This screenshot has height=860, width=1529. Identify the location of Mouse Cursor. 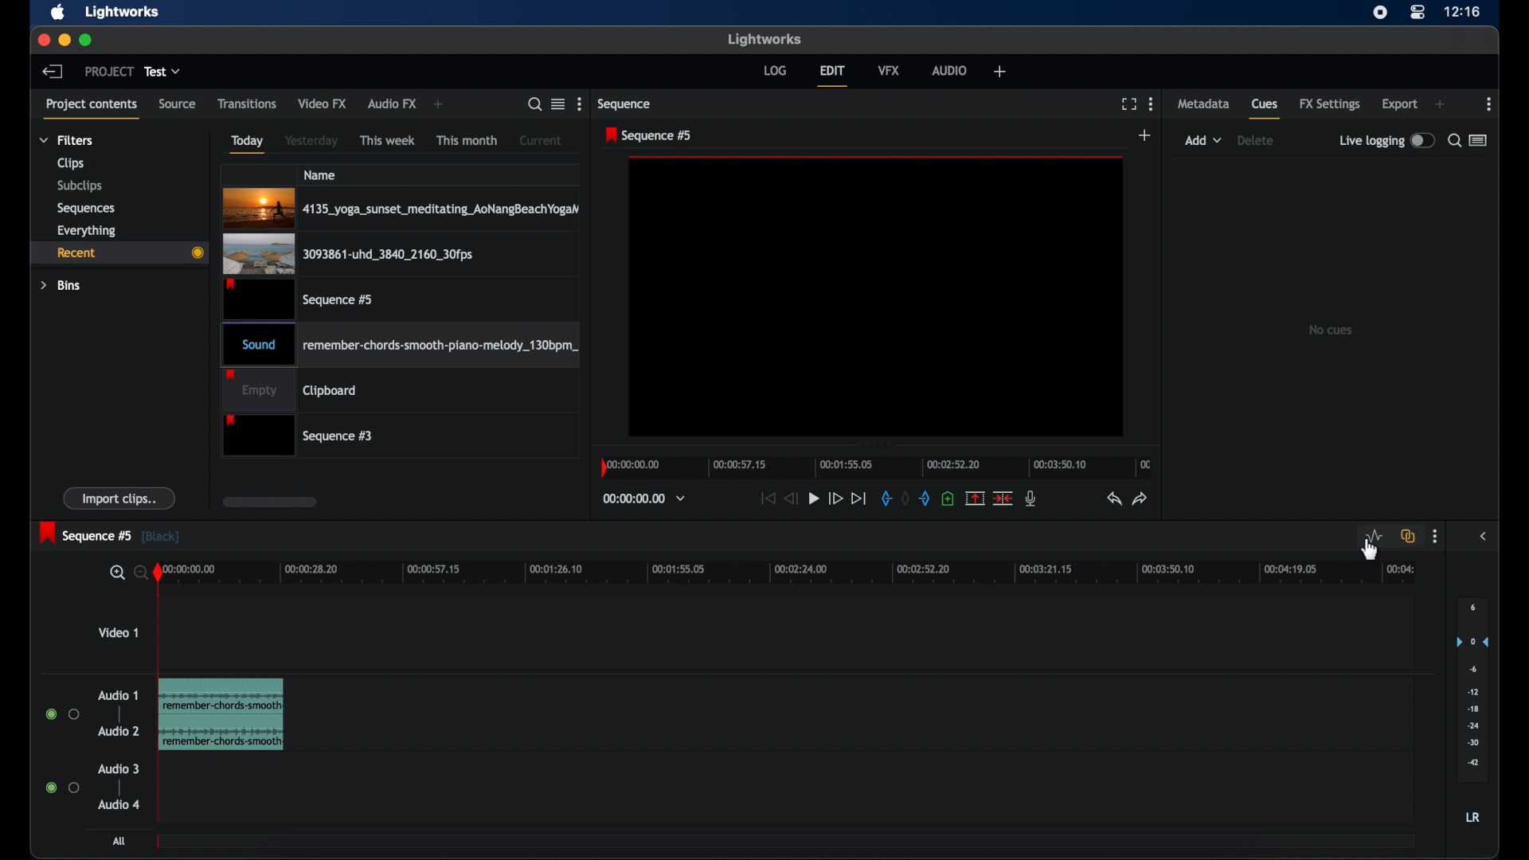
(1371, 553).